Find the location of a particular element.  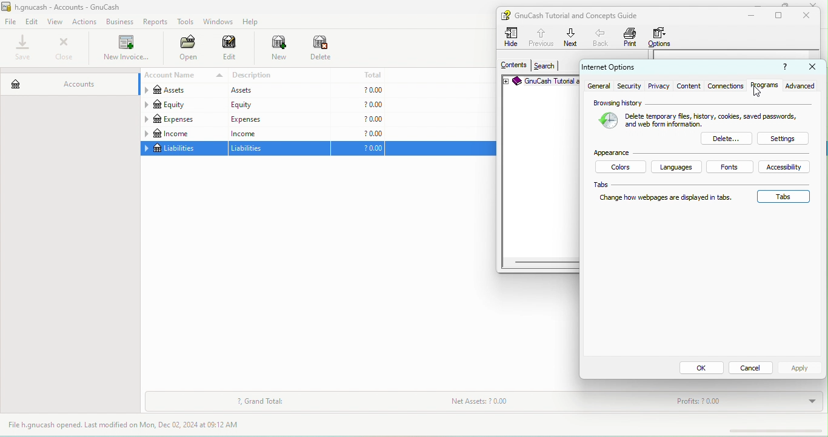

search is located at coordinates (544, 66).